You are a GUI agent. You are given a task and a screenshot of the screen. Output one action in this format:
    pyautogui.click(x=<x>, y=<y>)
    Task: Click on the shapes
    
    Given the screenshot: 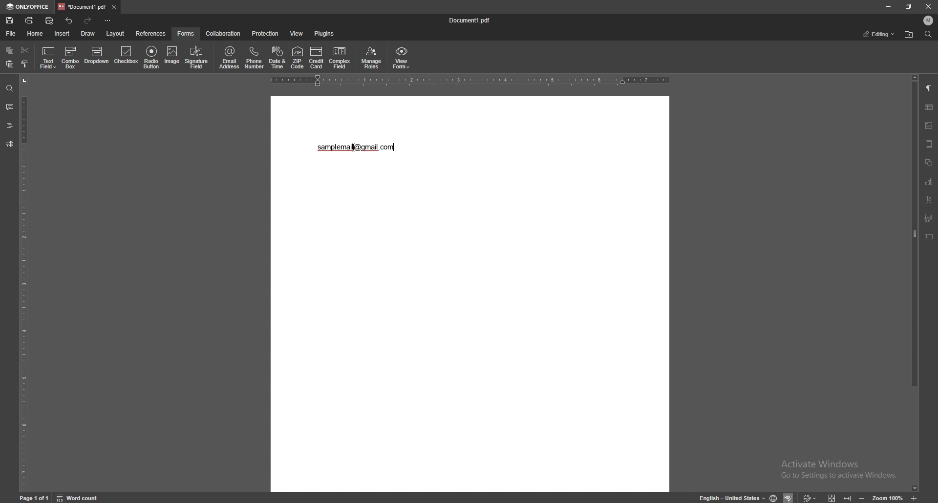 What is the action you would take?
    pyautogui.click(x=929, y=162)
    